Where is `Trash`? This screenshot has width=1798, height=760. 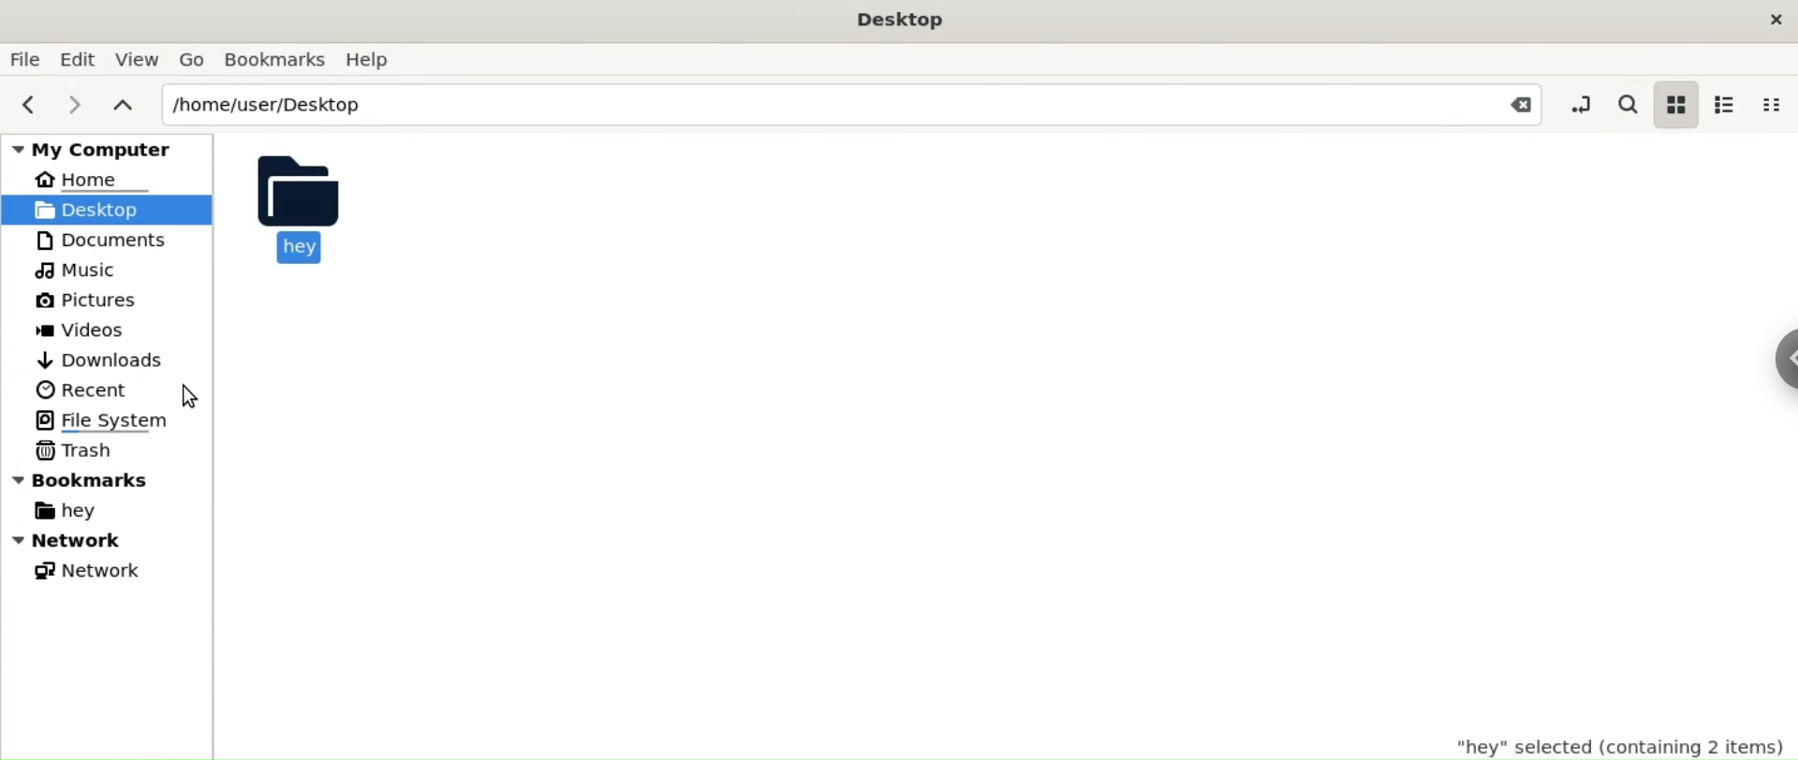 Trash is located at coordinates (77, 449).